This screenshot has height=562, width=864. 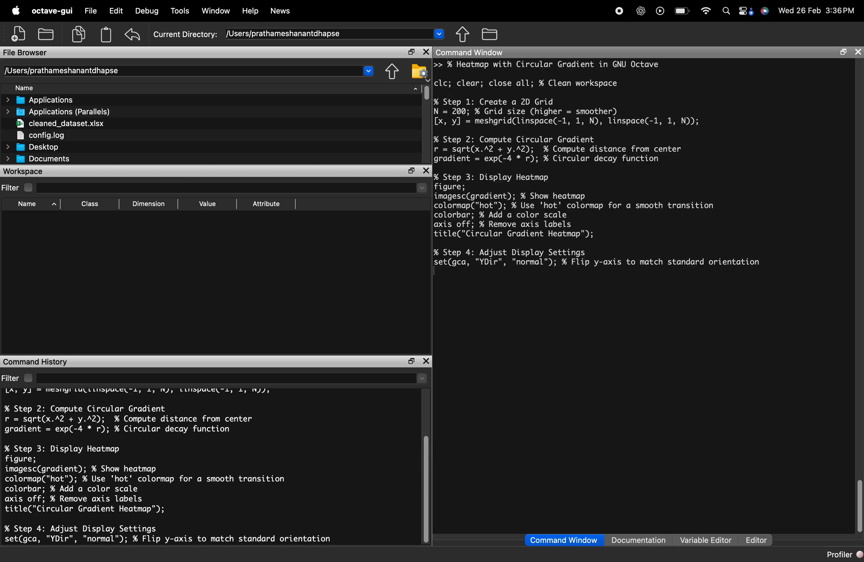 What do you see at coordinates (419, 71) in the screenshot?
I see `Directory settings` at bounding box center [419, 71].